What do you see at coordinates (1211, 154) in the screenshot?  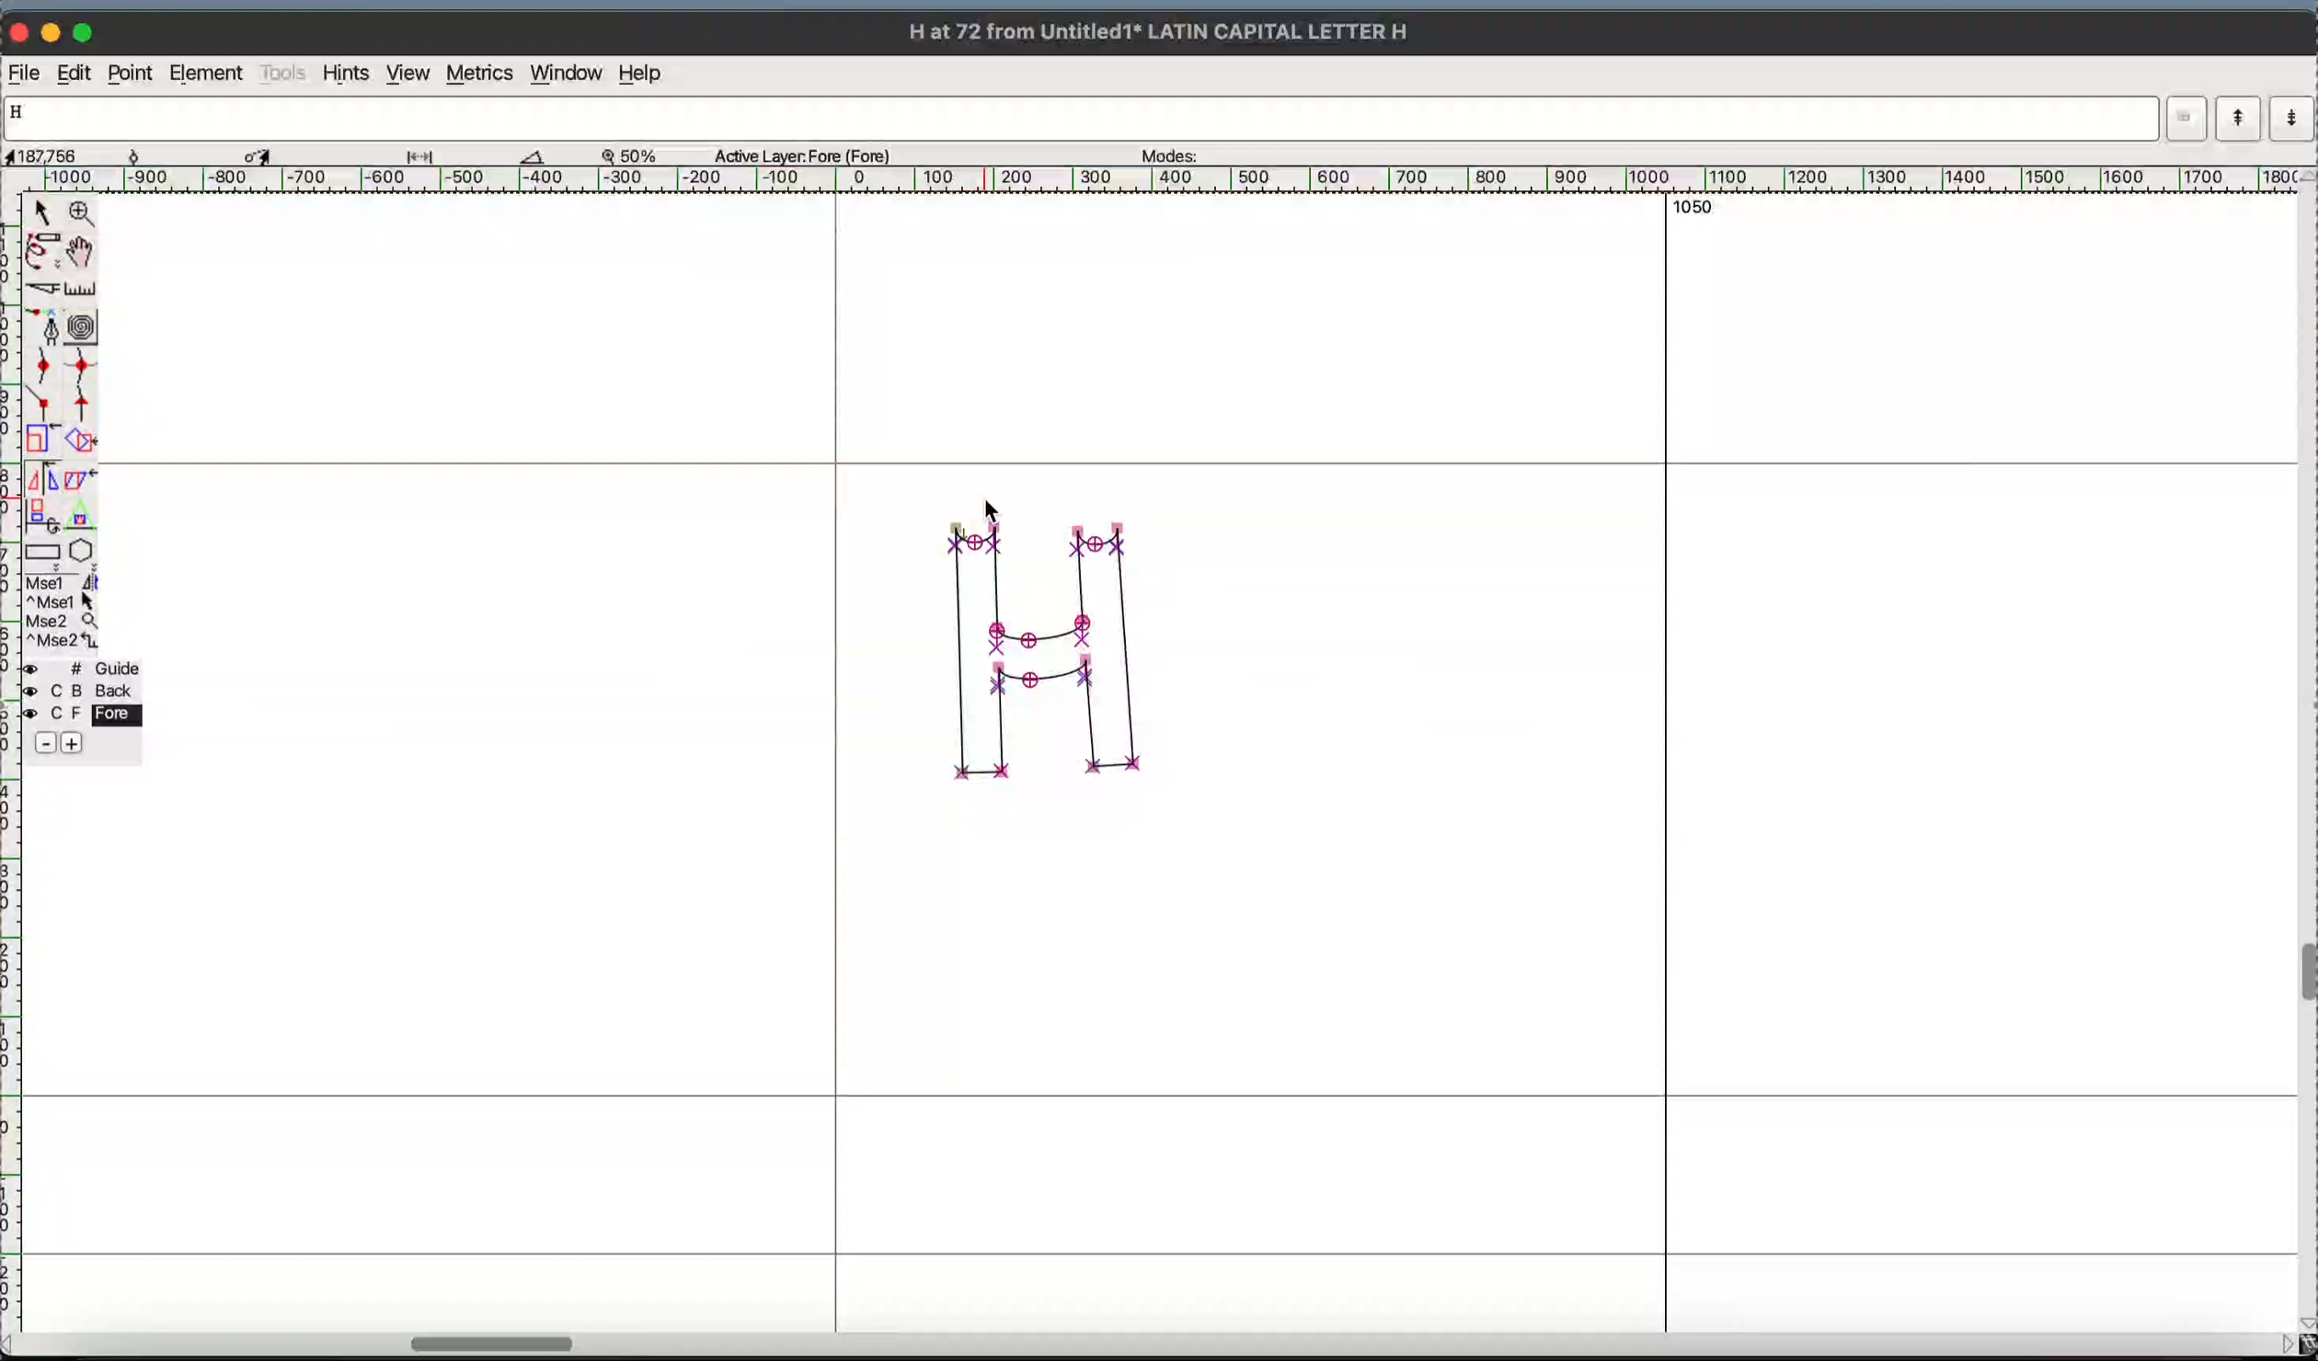 I see `modes` at bounding box center [1211, 154].